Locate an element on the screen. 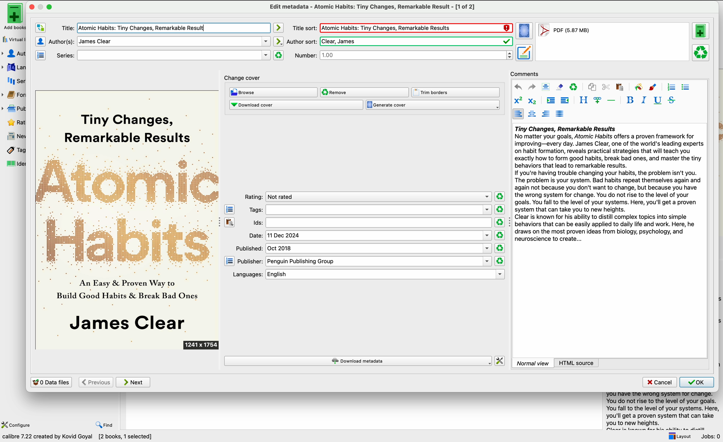 The width and height of the screenshot is (723, 442). style the selected text block is located at coordinates (583, 100).